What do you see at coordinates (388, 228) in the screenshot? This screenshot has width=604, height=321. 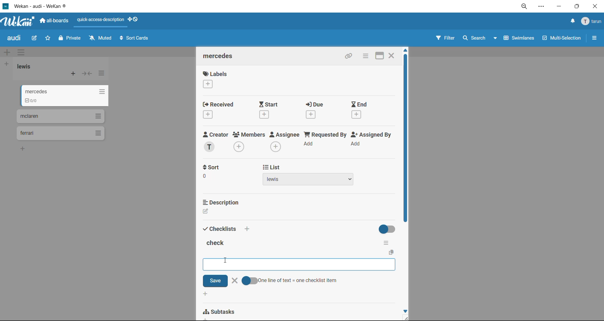 I see `hide completed checklist` at bounding box center [388, 228].